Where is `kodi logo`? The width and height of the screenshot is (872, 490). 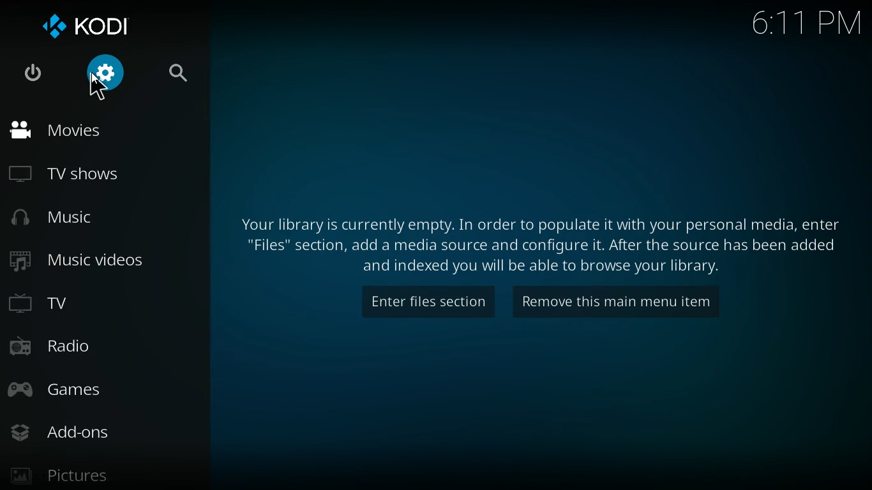 kodi logo is located at coordinates (86, 27).